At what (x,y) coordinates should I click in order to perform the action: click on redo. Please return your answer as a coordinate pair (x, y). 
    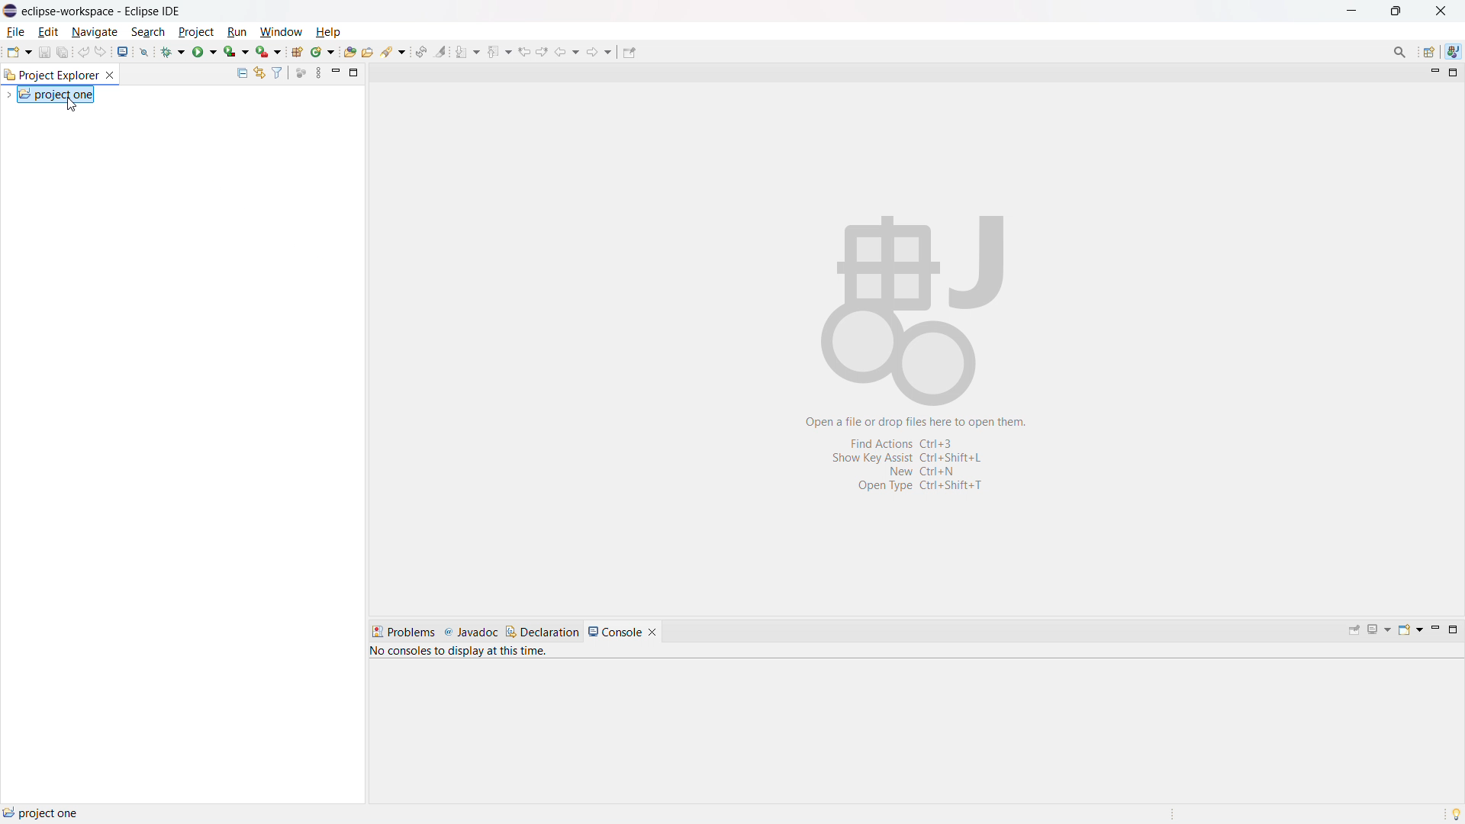
    Looking at the image, I should click on (101, 51).